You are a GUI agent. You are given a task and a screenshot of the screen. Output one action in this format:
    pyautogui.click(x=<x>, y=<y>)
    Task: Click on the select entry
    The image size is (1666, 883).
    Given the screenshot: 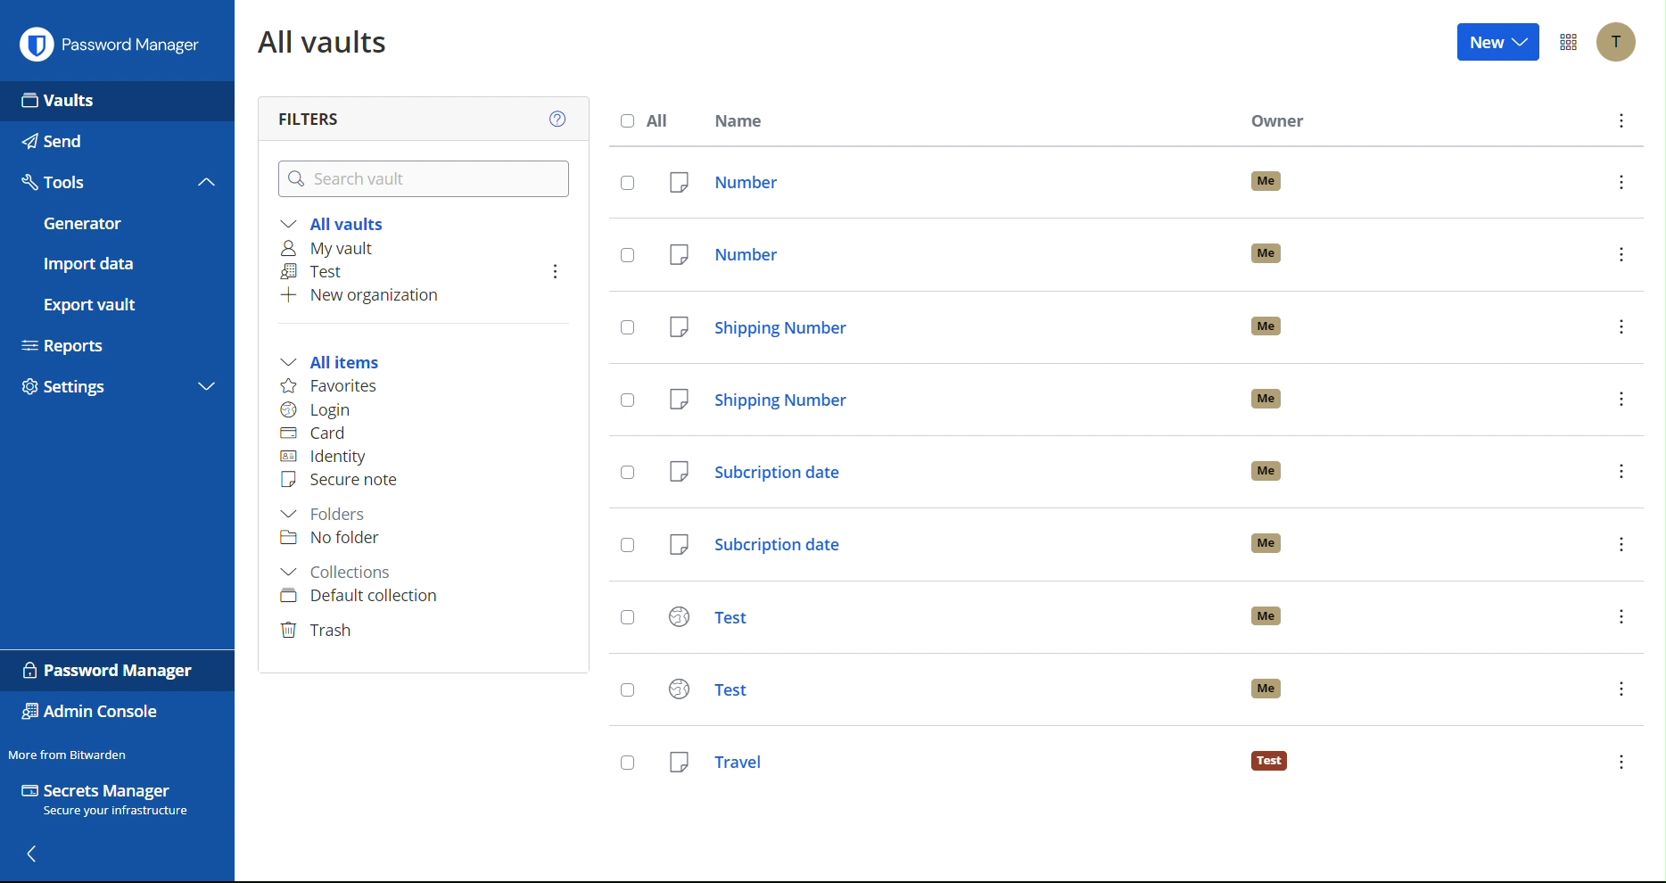 What is the action you would take?
    pyautogui.click(x=627, y=689)
    